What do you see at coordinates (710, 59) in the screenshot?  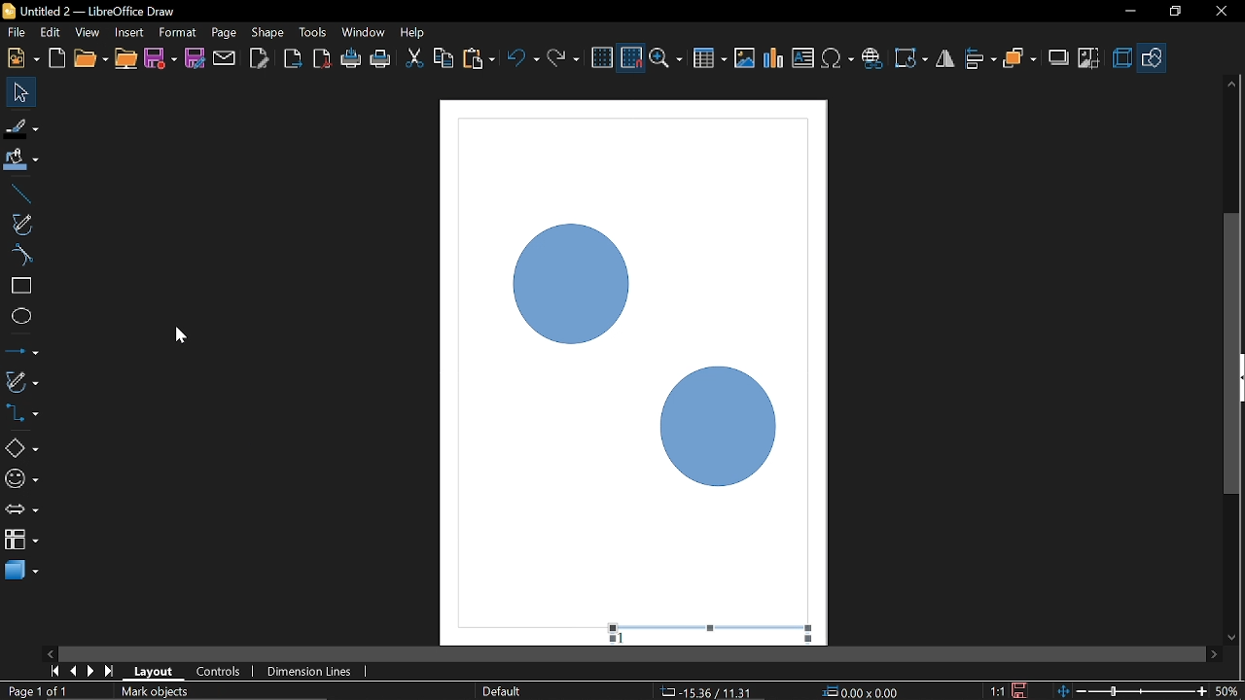 I see `Insert table` at bounding box center [710, 59].